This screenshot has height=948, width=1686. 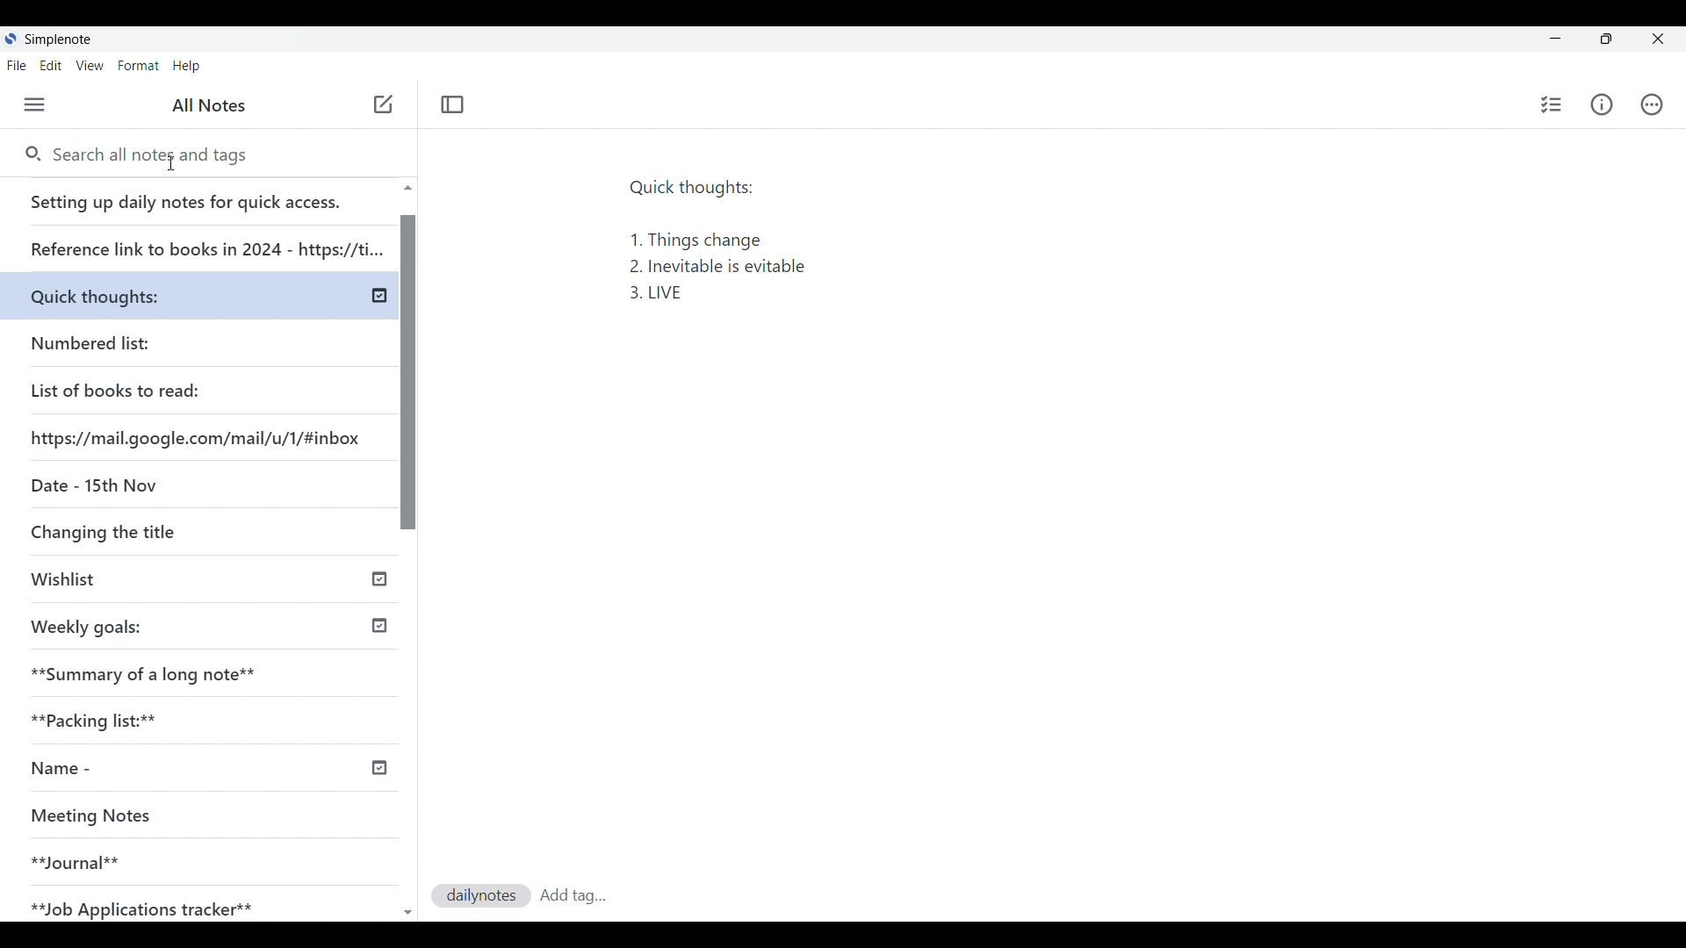 What do you see at coordinates (175, 855) in the screenshot?
I see `Journal` at bounding box center [175, 855].